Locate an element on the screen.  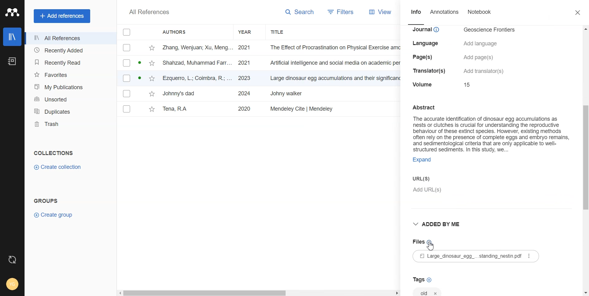
details is located at coordinates (428, 44).